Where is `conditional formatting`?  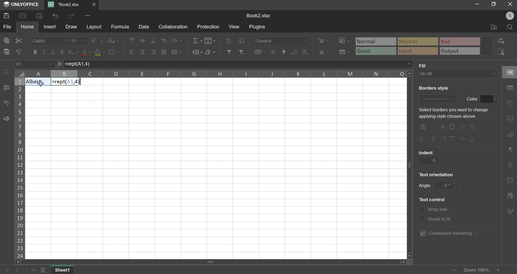 conditional formatting is located at coordinates (450, 233).